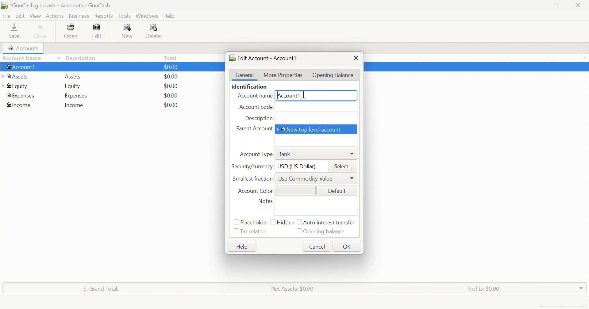 The image size is (589, 309). What do you see at coordinates (328, 222) in the screenshot?
I see `Auto intense transfer` at bounding box center [328, 222].